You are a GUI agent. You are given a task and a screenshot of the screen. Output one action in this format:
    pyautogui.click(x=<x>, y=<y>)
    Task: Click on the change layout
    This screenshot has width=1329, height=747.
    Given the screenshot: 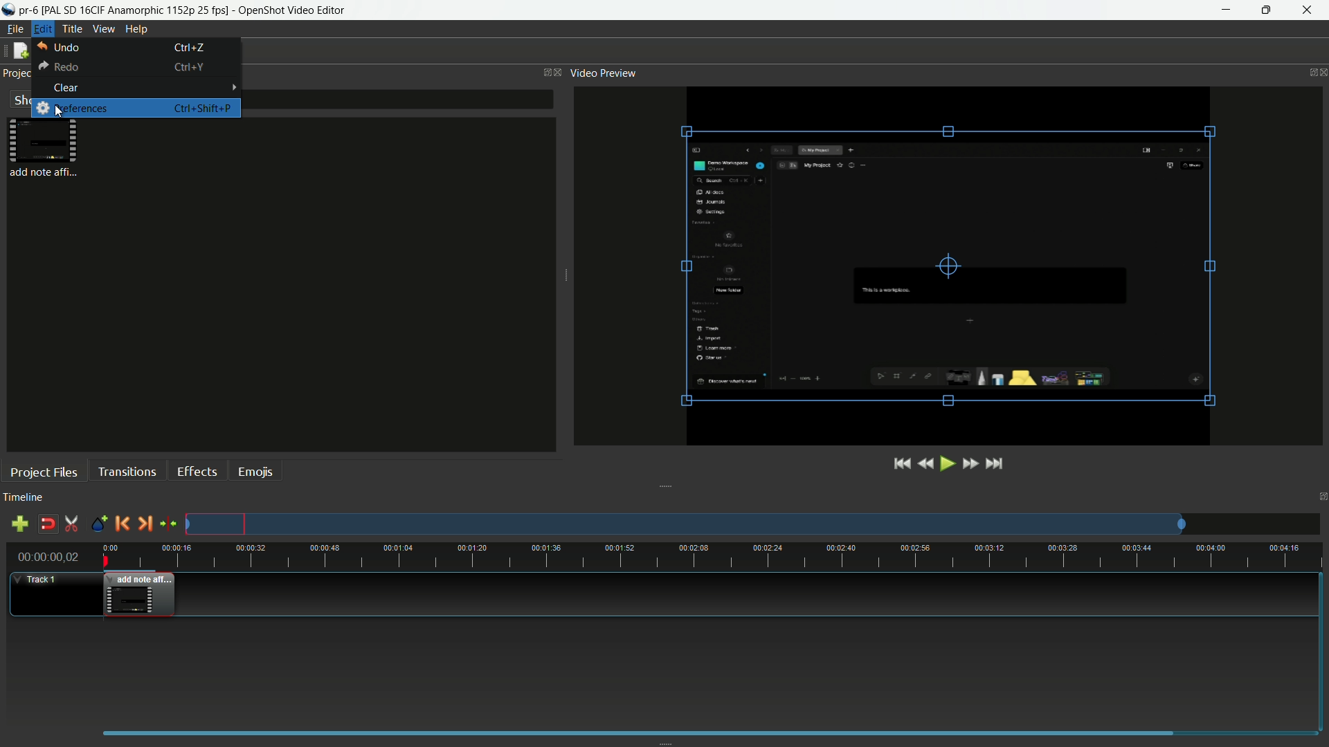 What is the action you would take?
    pyautogui.click(x=545, y=72)
    